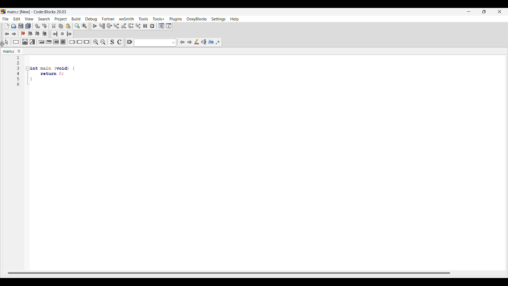  Describe the element at coordinates (29, 19) in the screenshot. I see `View menu` at that location.